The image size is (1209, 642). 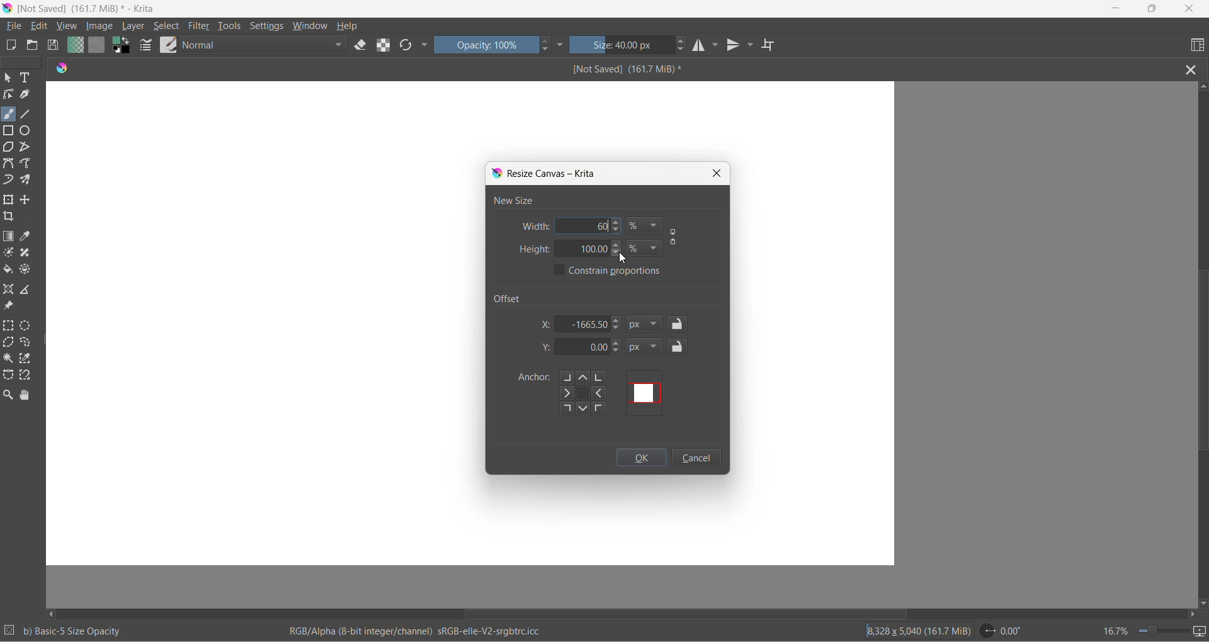 I want to click on , so click(x=616, y=320).